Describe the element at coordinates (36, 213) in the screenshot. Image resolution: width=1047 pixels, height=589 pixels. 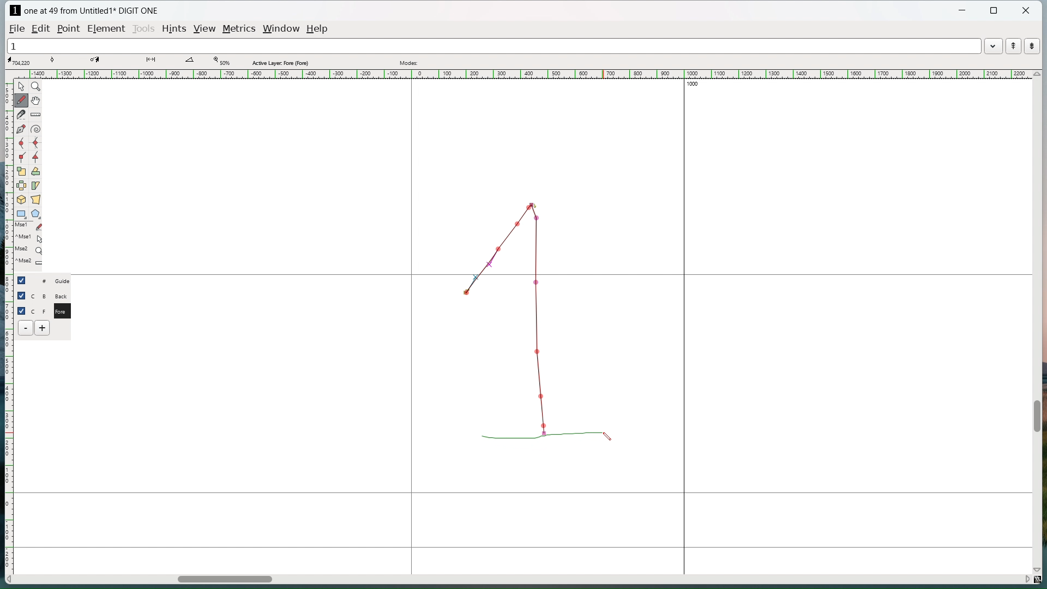
I see `polygon/star` at that location.